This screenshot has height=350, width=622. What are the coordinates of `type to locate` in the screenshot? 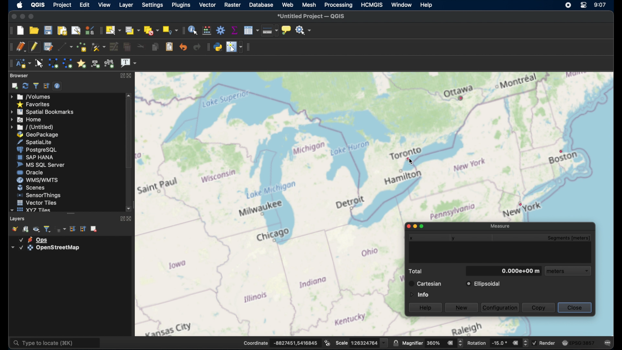 It's located at (57, 342).